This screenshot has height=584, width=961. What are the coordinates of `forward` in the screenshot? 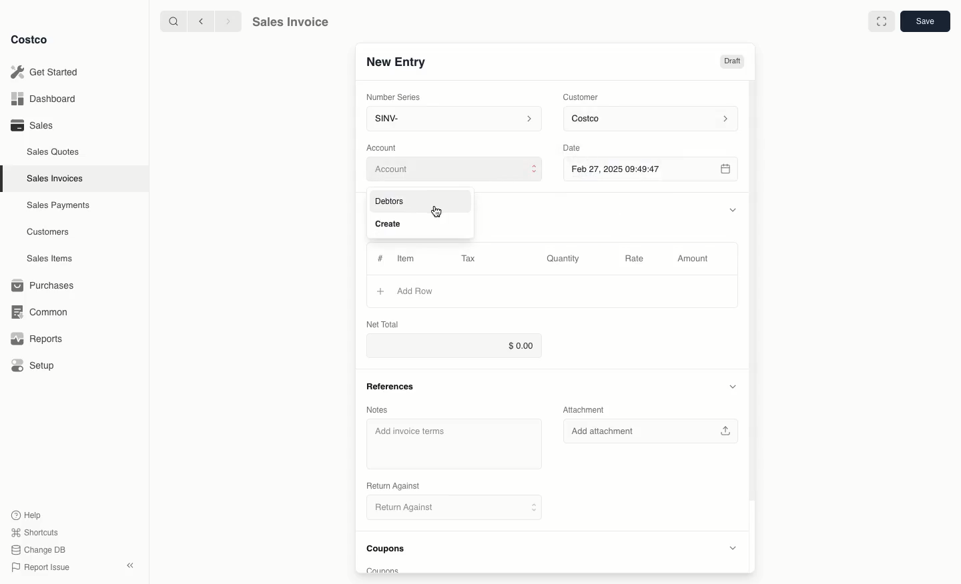 It's located at (226, 21).